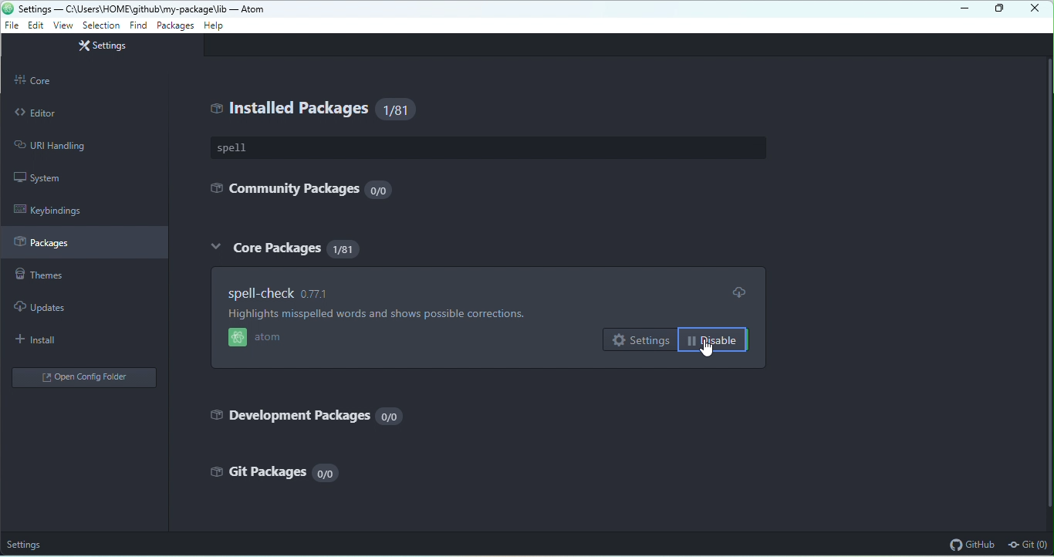 The height and width of the screenshot is (557, 1054). Describe the element at coordinates (56, 275) in the screenshot. I see `themes` at that location.